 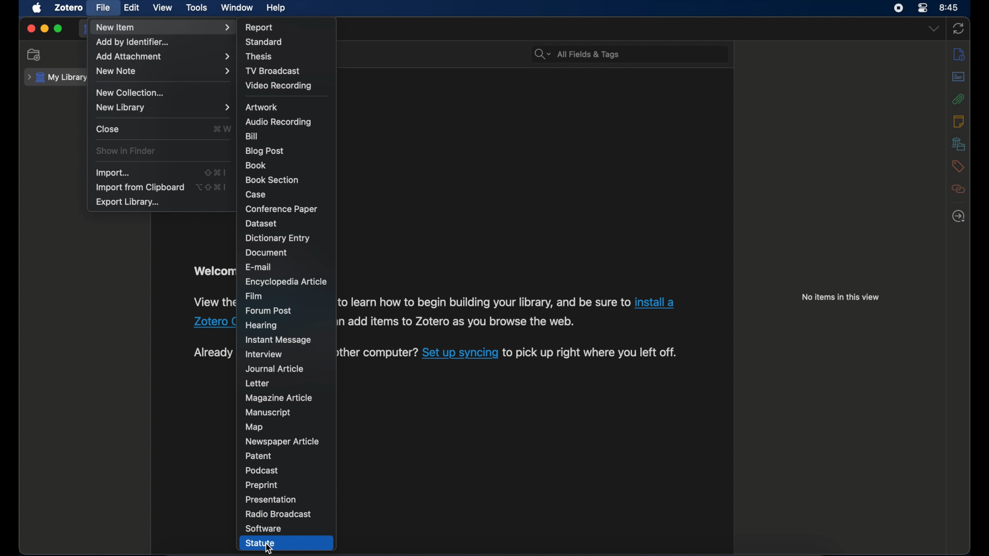 What do you see at coordinates (282, 441) in the screenshot?
I see `newspaper article` at bounding box center [282, 441].